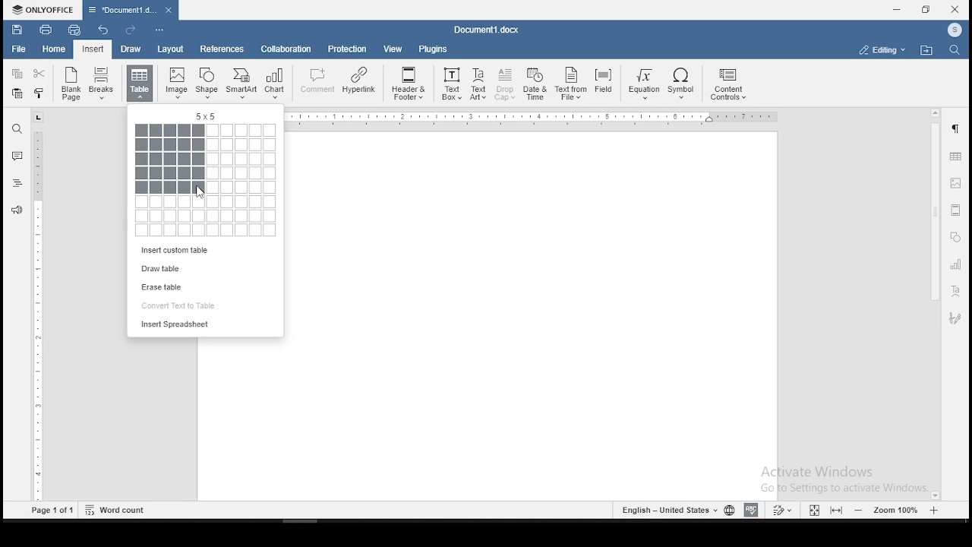 This screenshot has width=972, height=547. What do you see at coordinates (207, 286) in the screenshot?
I see `erase table` at bounding box center [207, 286].